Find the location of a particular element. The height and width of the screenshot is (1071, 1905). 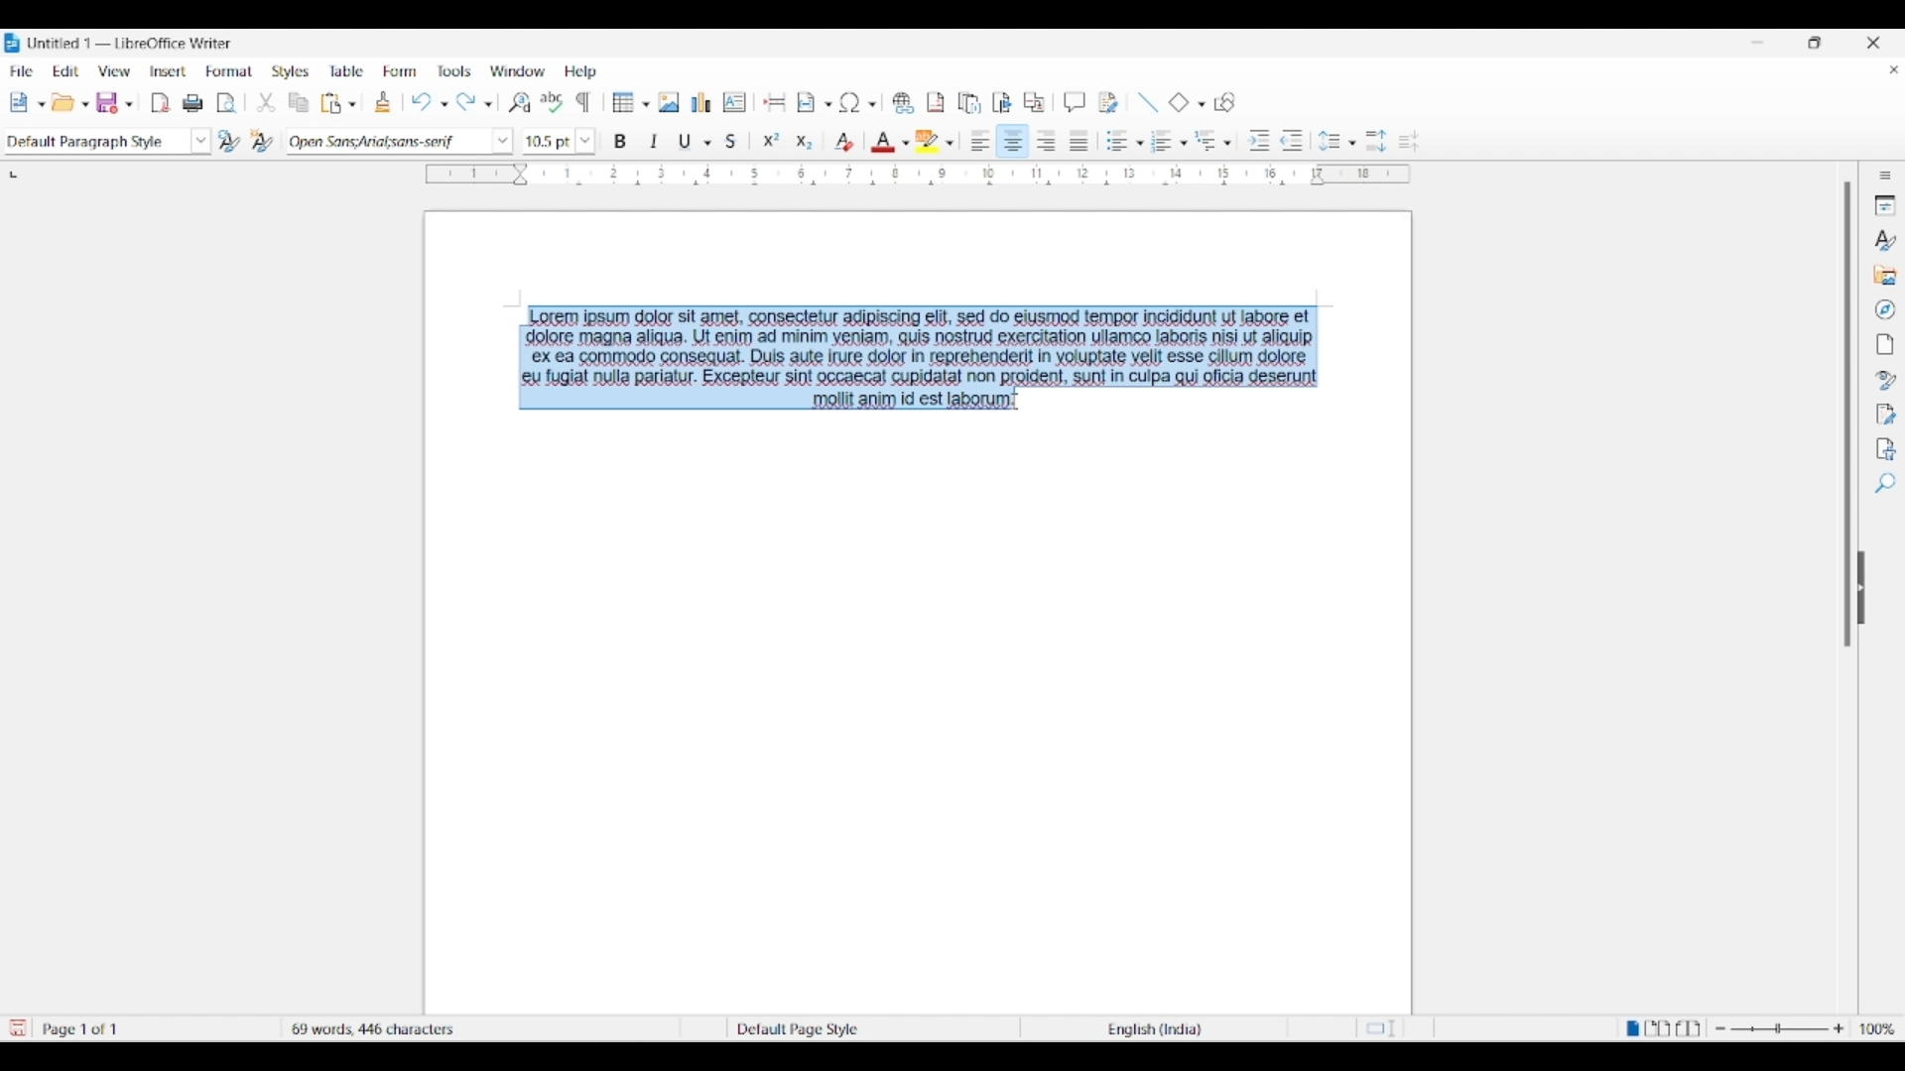

Format is located at coordinates (229, 72).